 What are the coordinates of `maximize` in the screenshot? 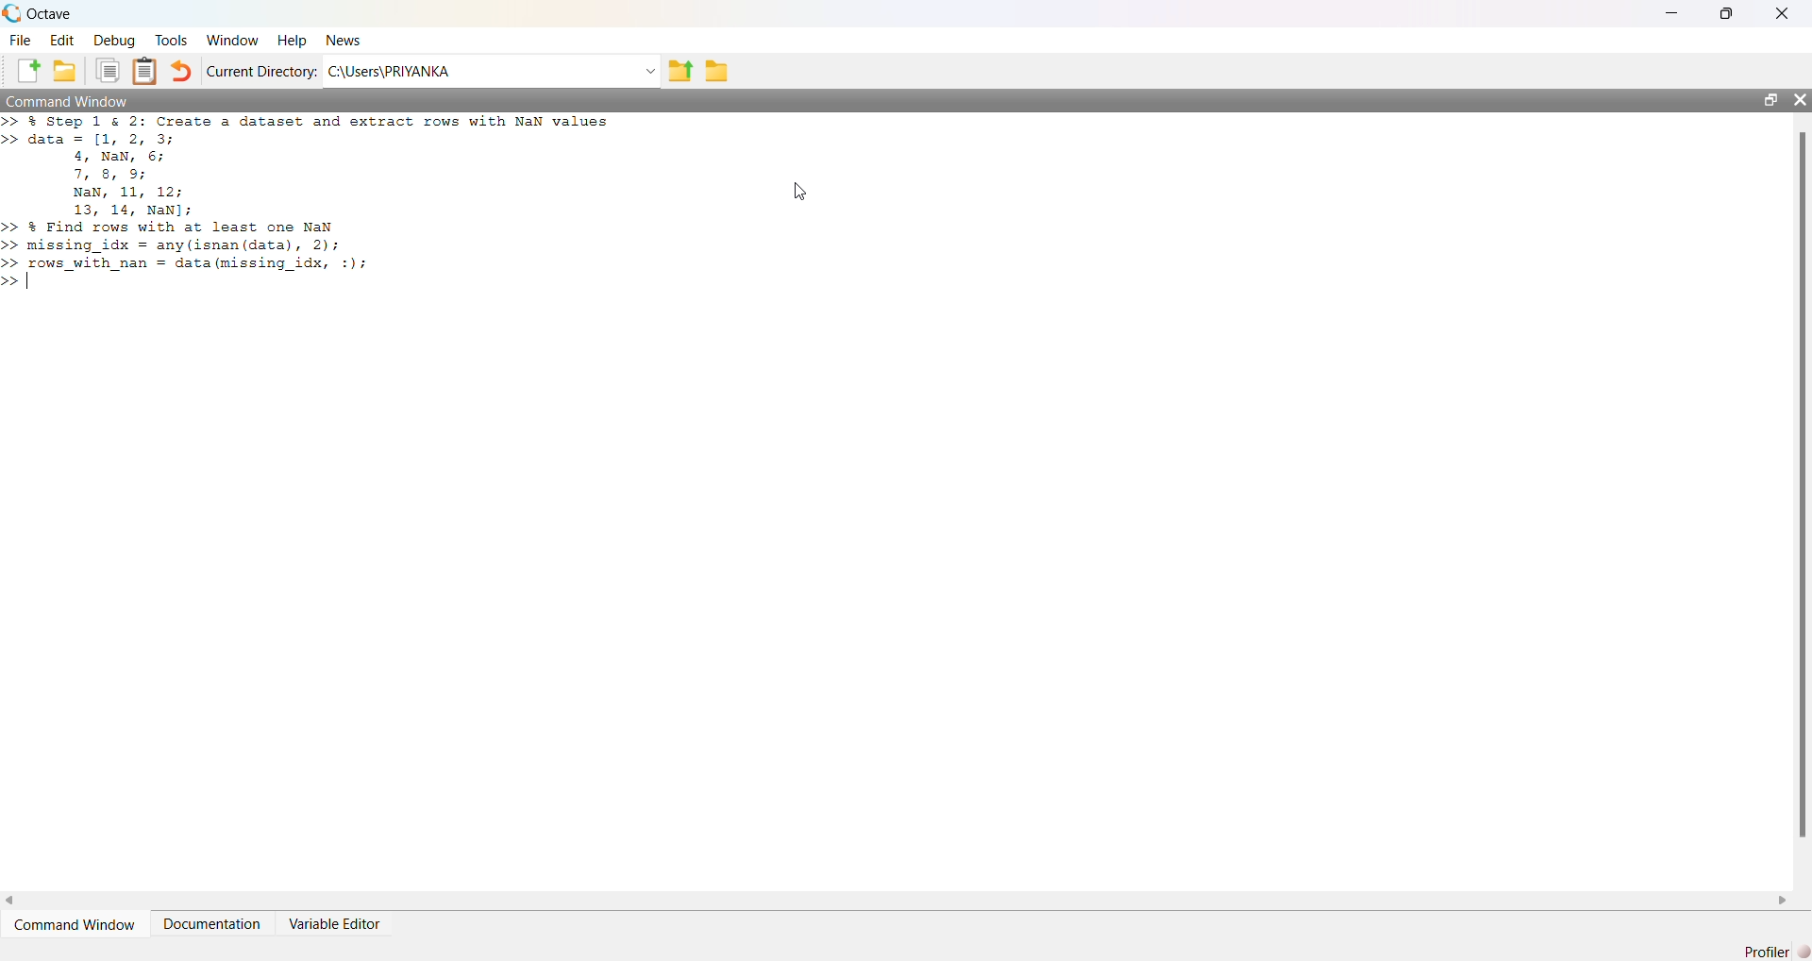 It's located at (1727, 12).